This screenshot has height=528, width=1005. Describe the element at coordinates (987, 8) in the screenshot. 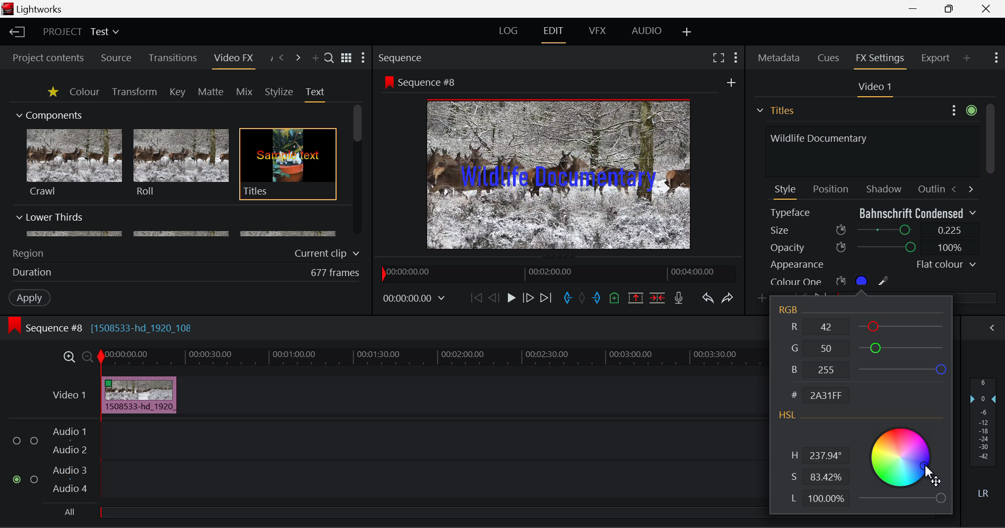

I see `Close` at that location.